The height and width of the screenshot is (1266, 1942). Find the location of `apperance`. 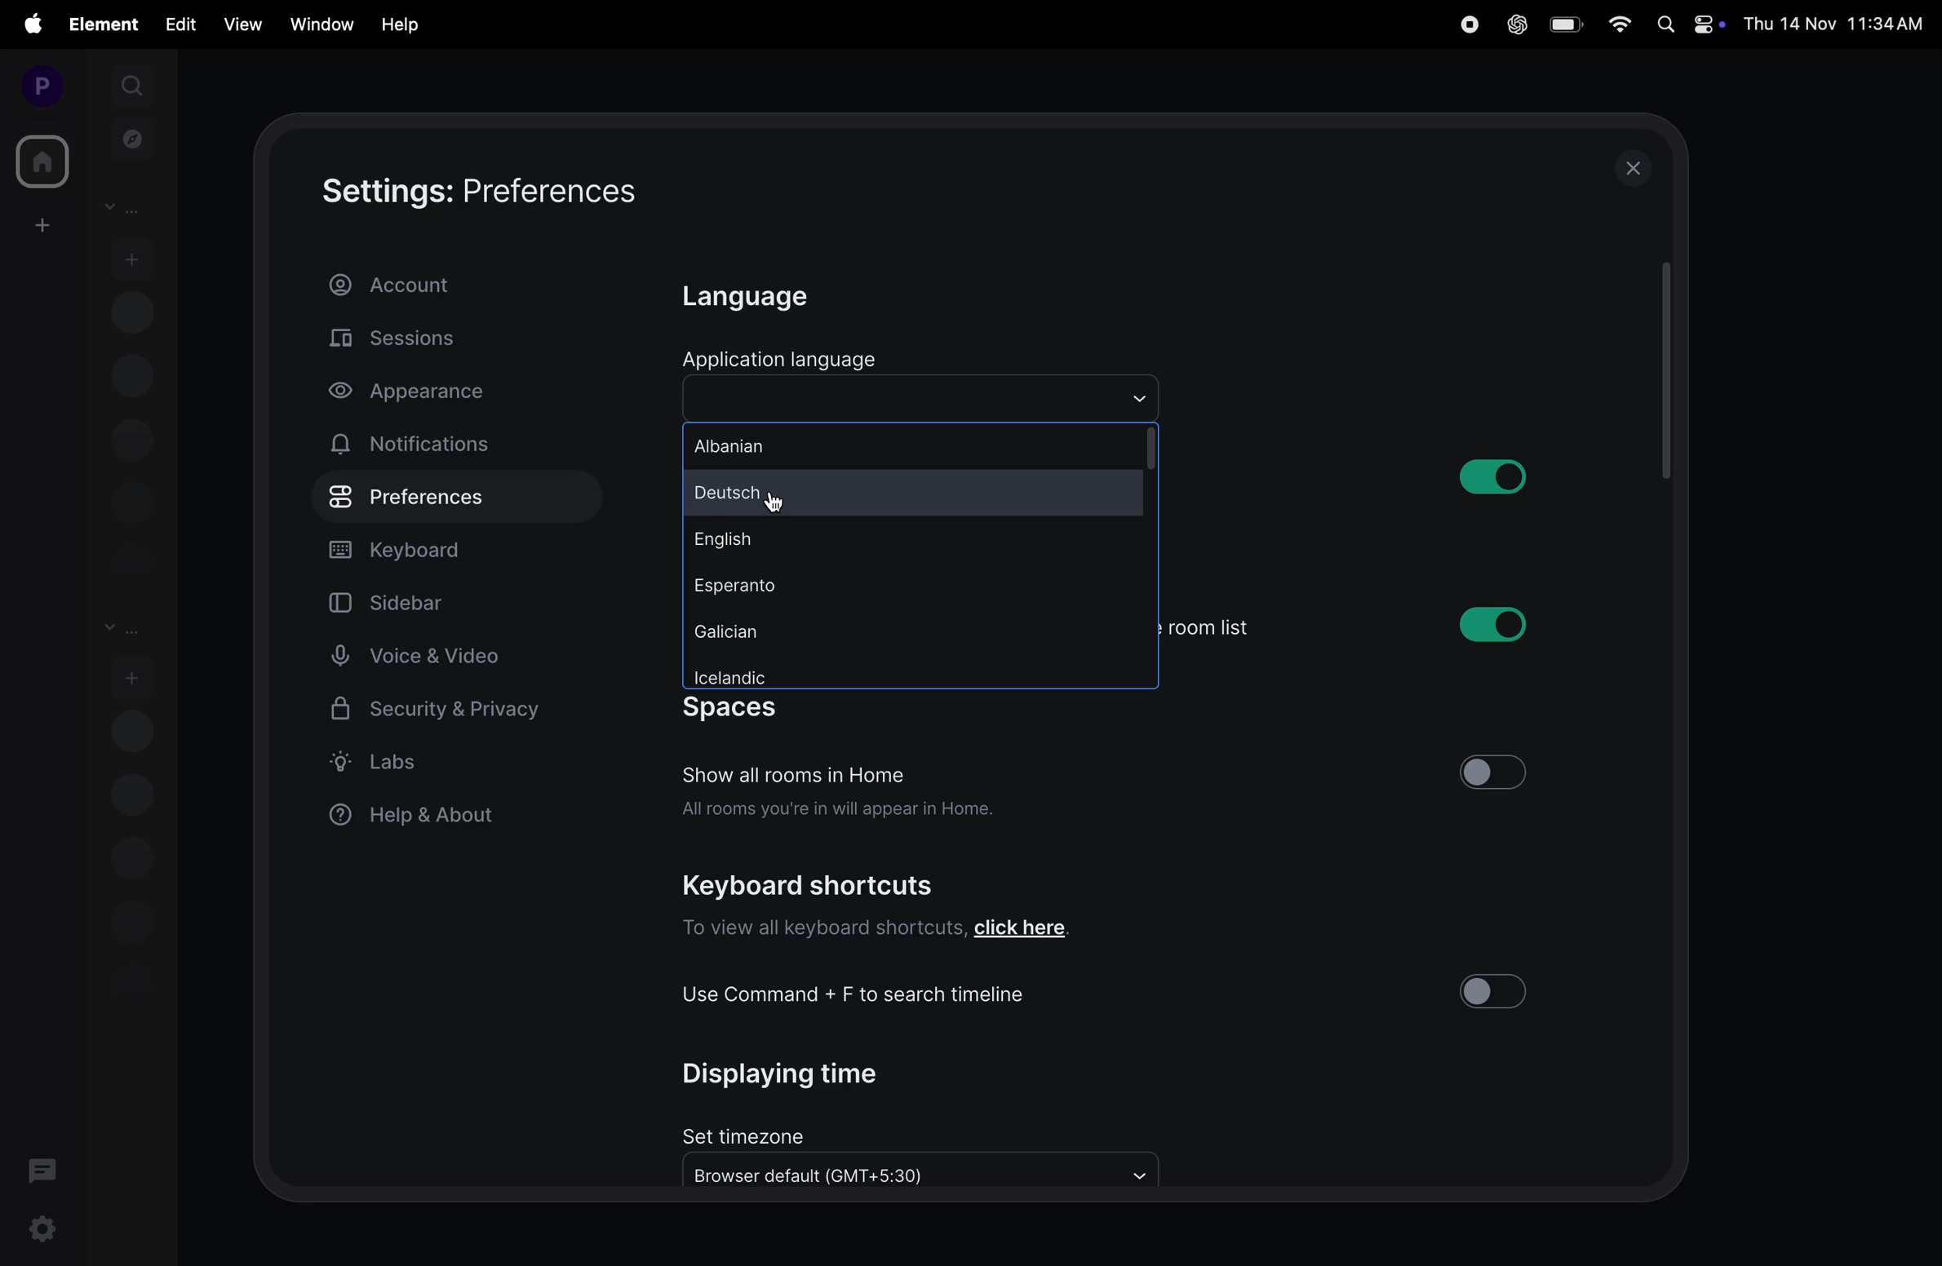

apperance is located at coordinates (450, 395).